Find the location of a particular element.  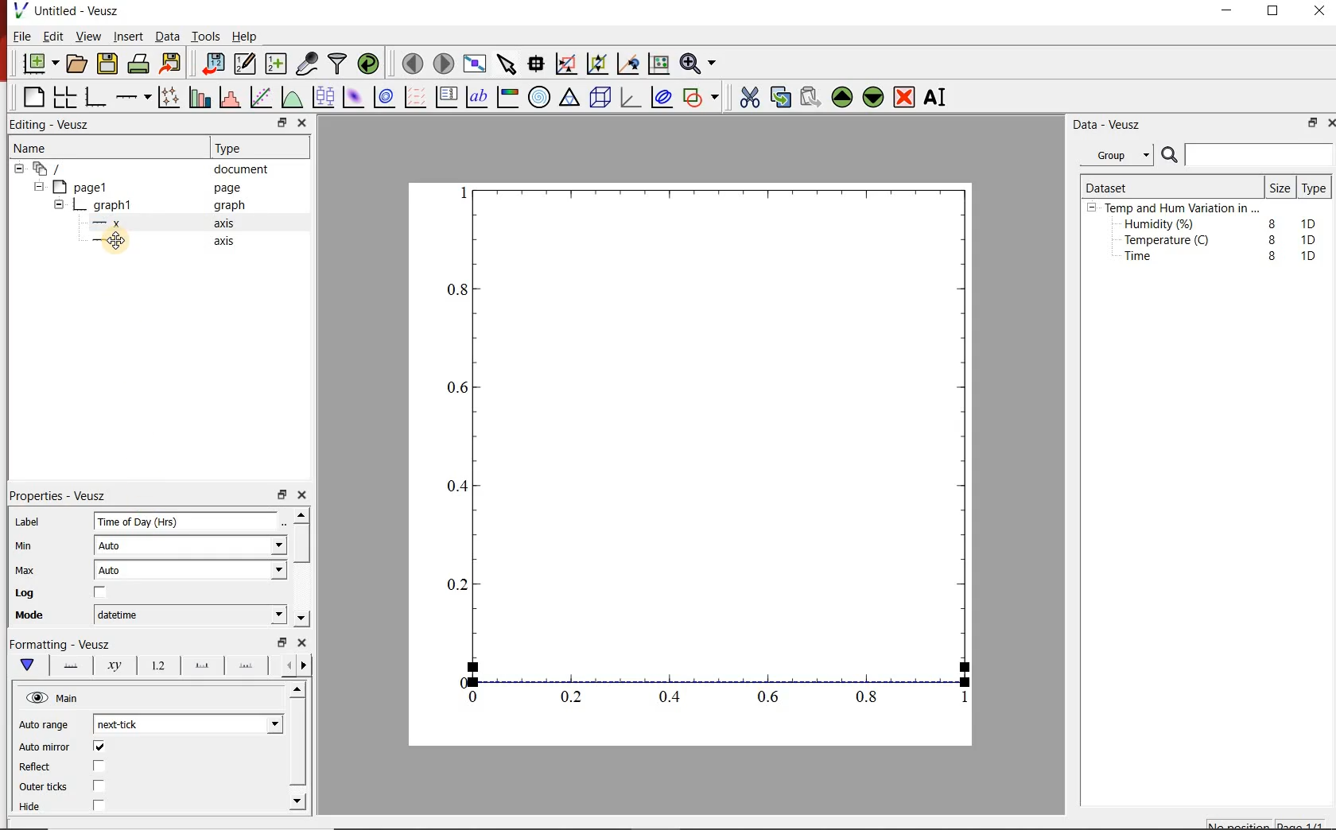

close is located at coordinates (1320, 11).